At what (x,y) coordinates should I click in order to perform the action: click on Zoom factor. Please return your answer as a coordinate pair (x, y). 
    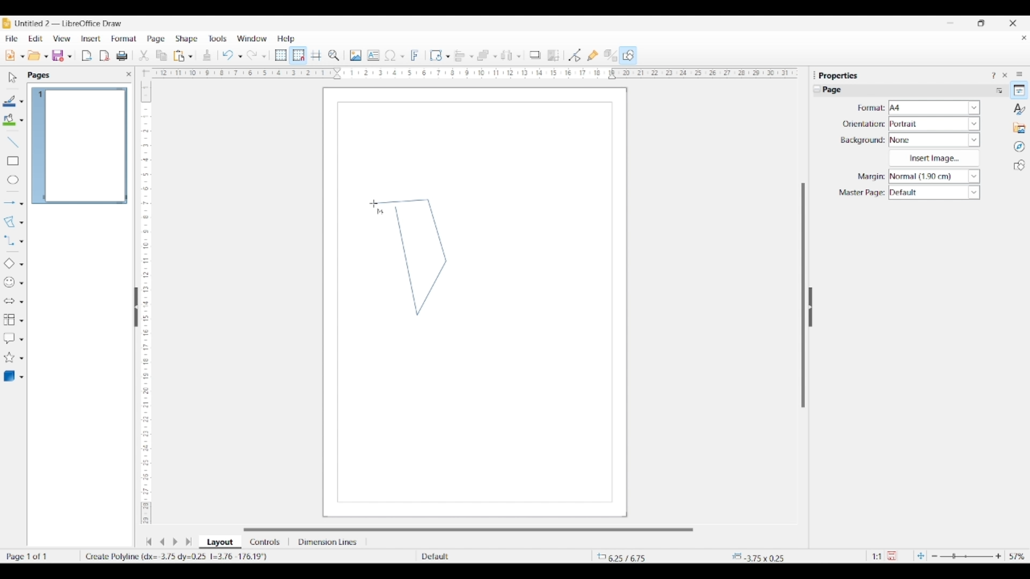
    Looking at the image, I should click on (1018, 556).